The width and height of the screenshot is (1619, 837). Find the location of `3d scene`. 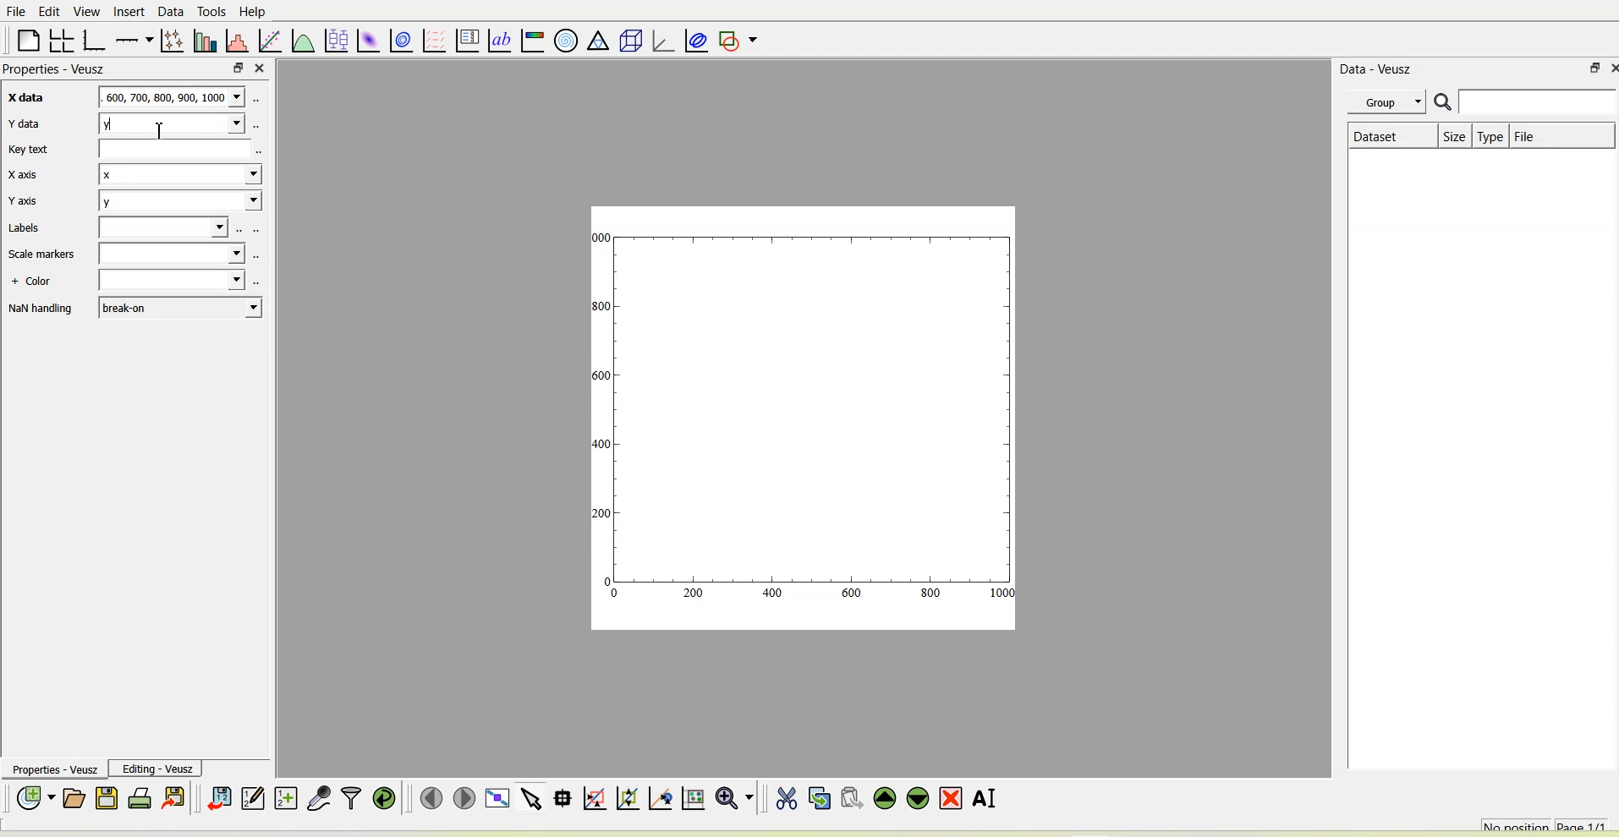

3d scene is located at coordinates (628, 40).